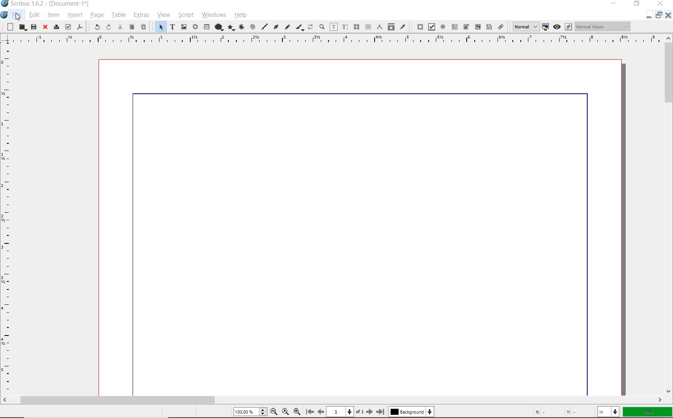 This screenshot has width=673, height=418. Describe the element at coordinates (206, 28) in the screenshot. I see `table` at that location.